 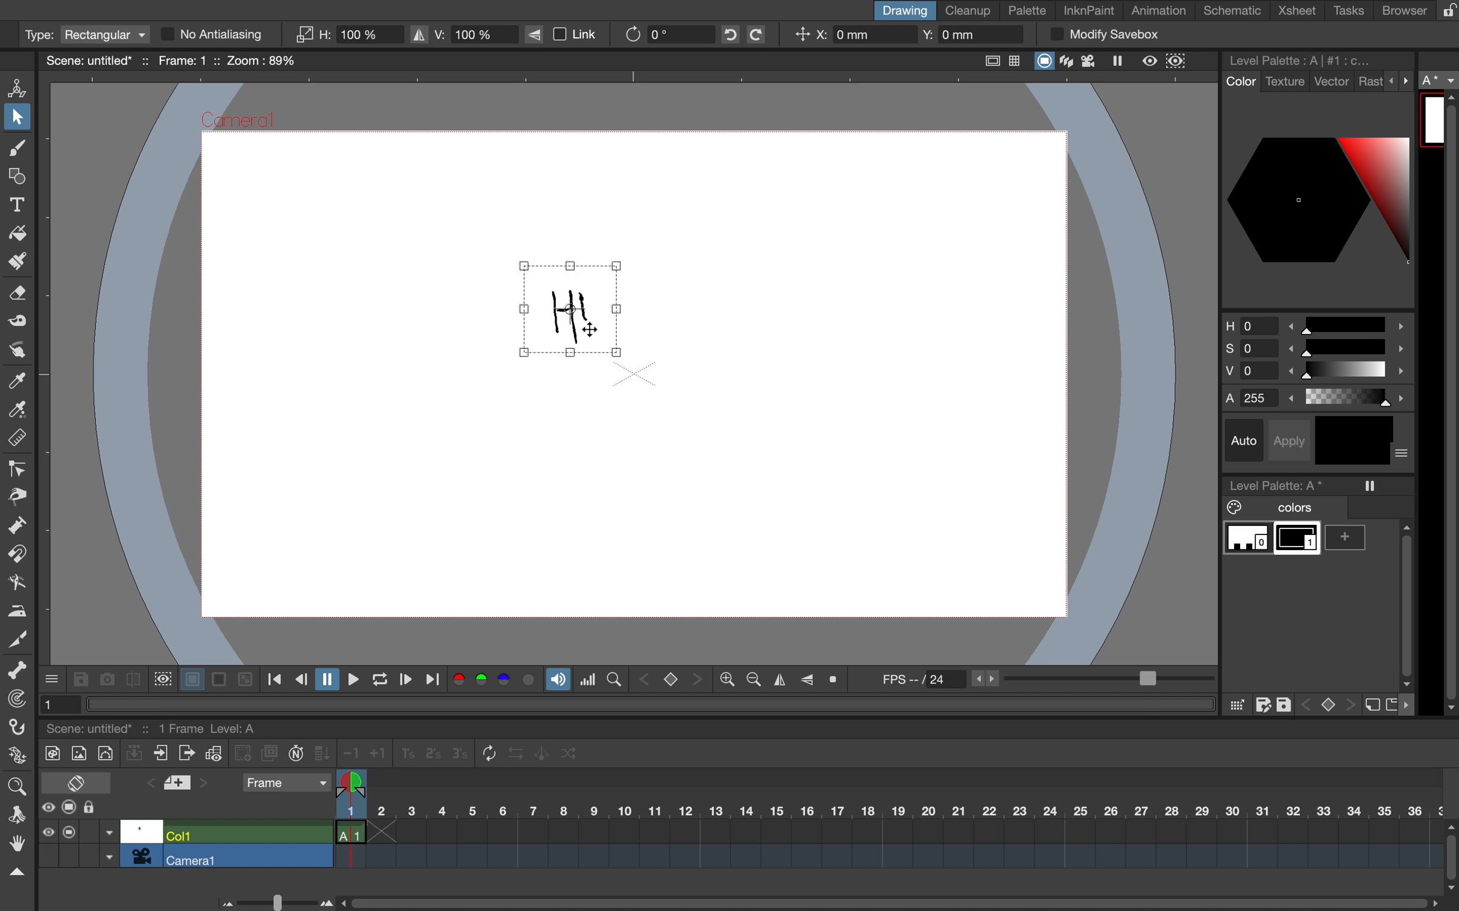 I want to click on time line bar scale, so click(x=272, y=900).